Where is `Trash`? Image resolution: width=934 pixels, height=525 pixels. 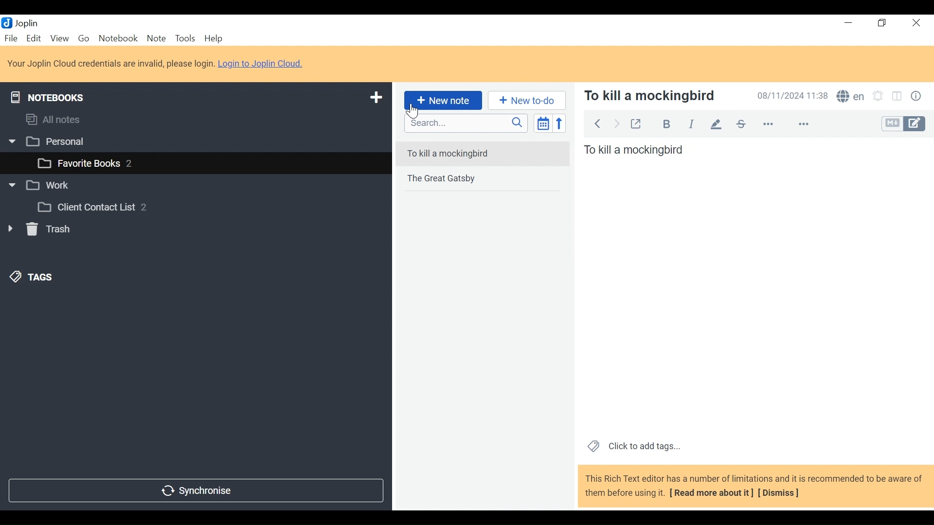 Trash is located at coordinates (40, 231).